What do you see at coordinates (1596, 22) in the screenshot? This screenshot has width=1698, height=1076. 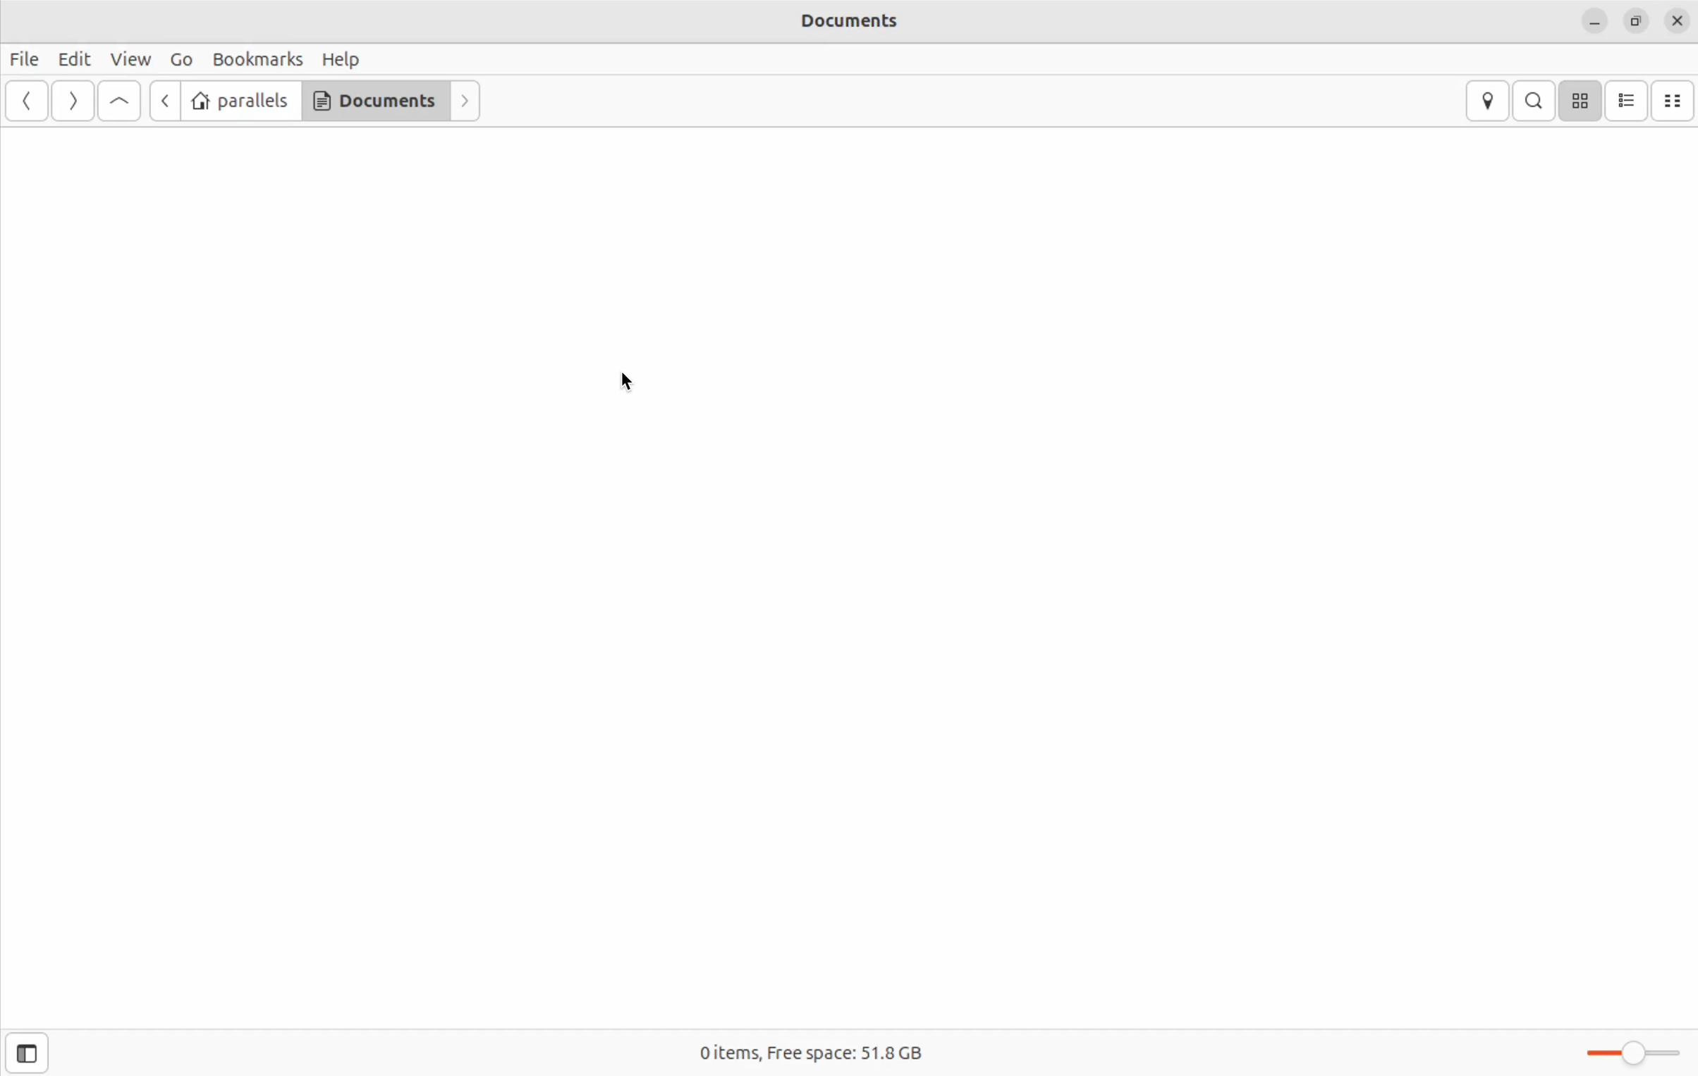 I see `minimize` at bounding box center [1596, 22].